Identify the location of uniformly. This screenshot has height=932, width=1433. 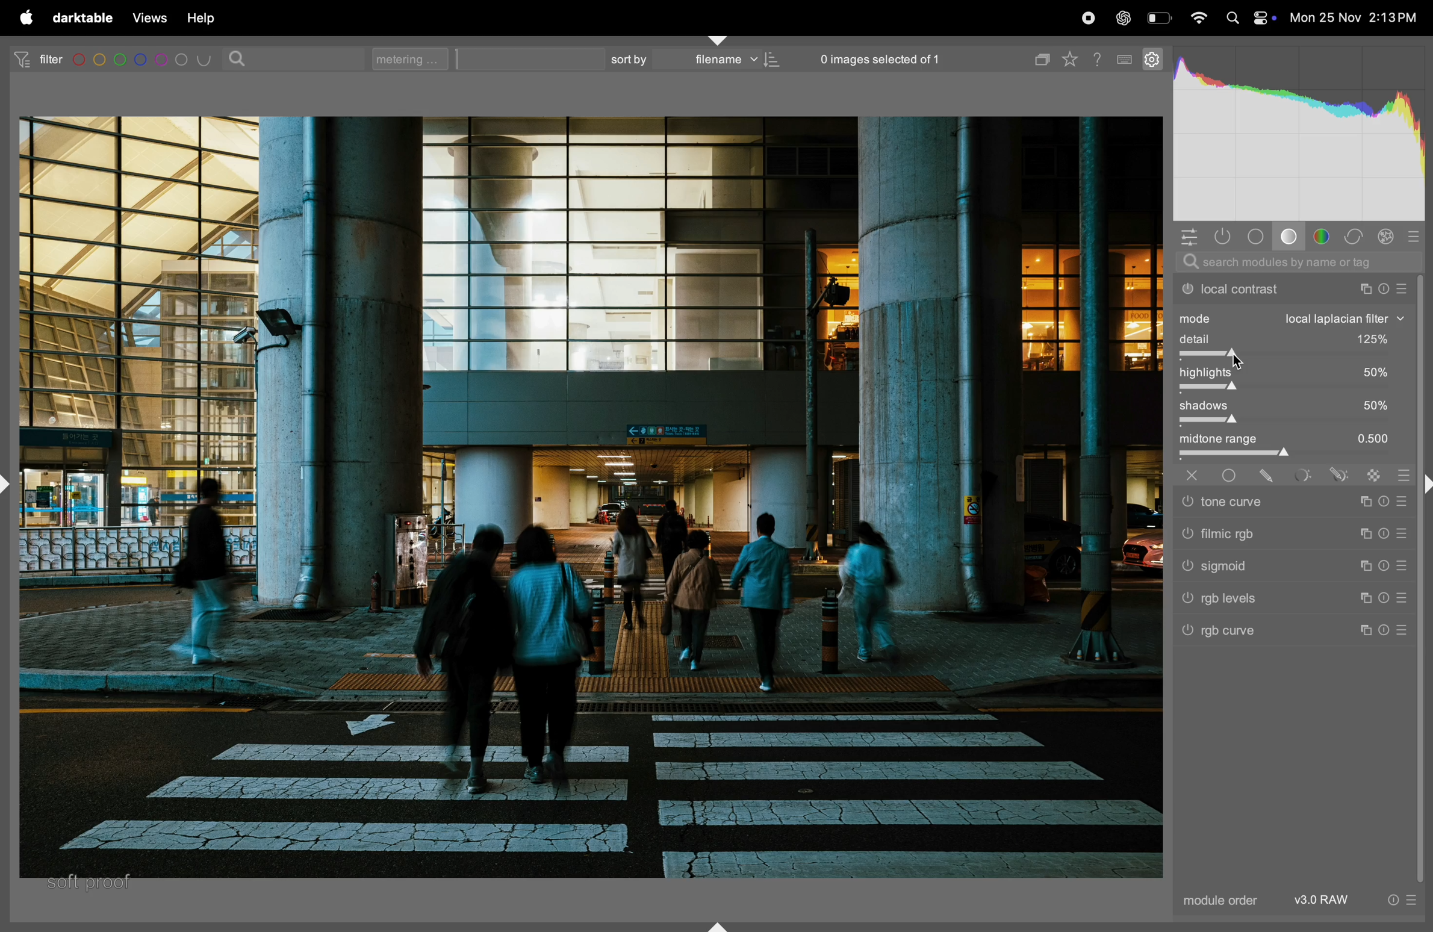
(1230, 476).